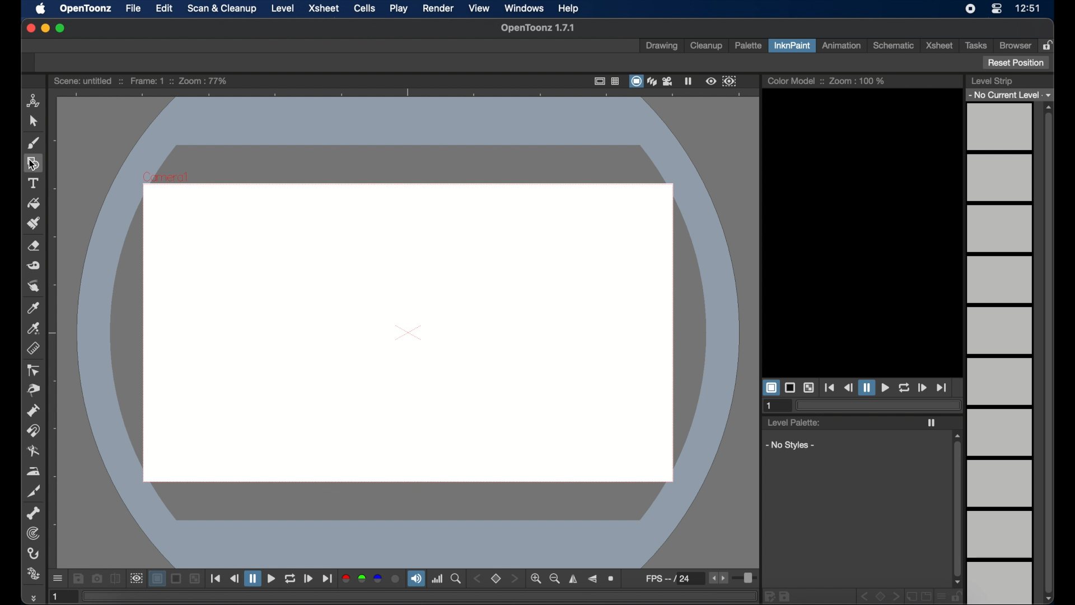 This screenshot has width=1075, height=605. I want to click on tracker tool, so click(34, 533).